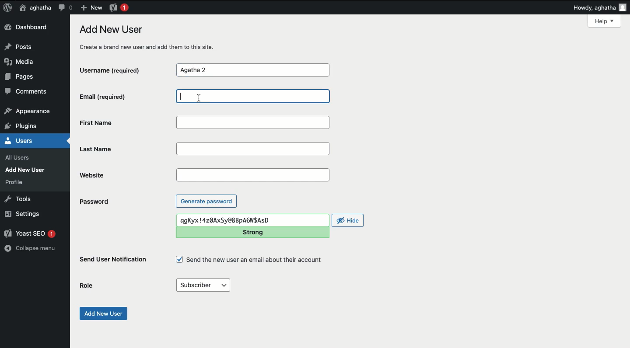  What do you see at coordinates (22, 78) in the screenshot?
I see `Pages` at bounding box center [22, 78].